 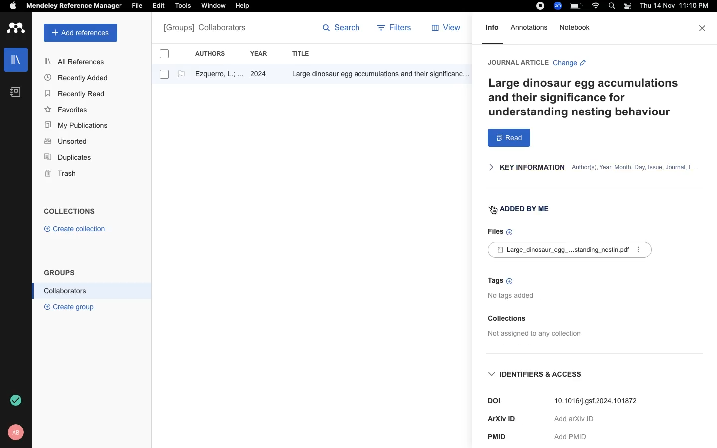 What do you see at coordinates (517, 62) in the screenshot?
I see `JOURNAL ARTICLE` at bounding box center [517, 62].